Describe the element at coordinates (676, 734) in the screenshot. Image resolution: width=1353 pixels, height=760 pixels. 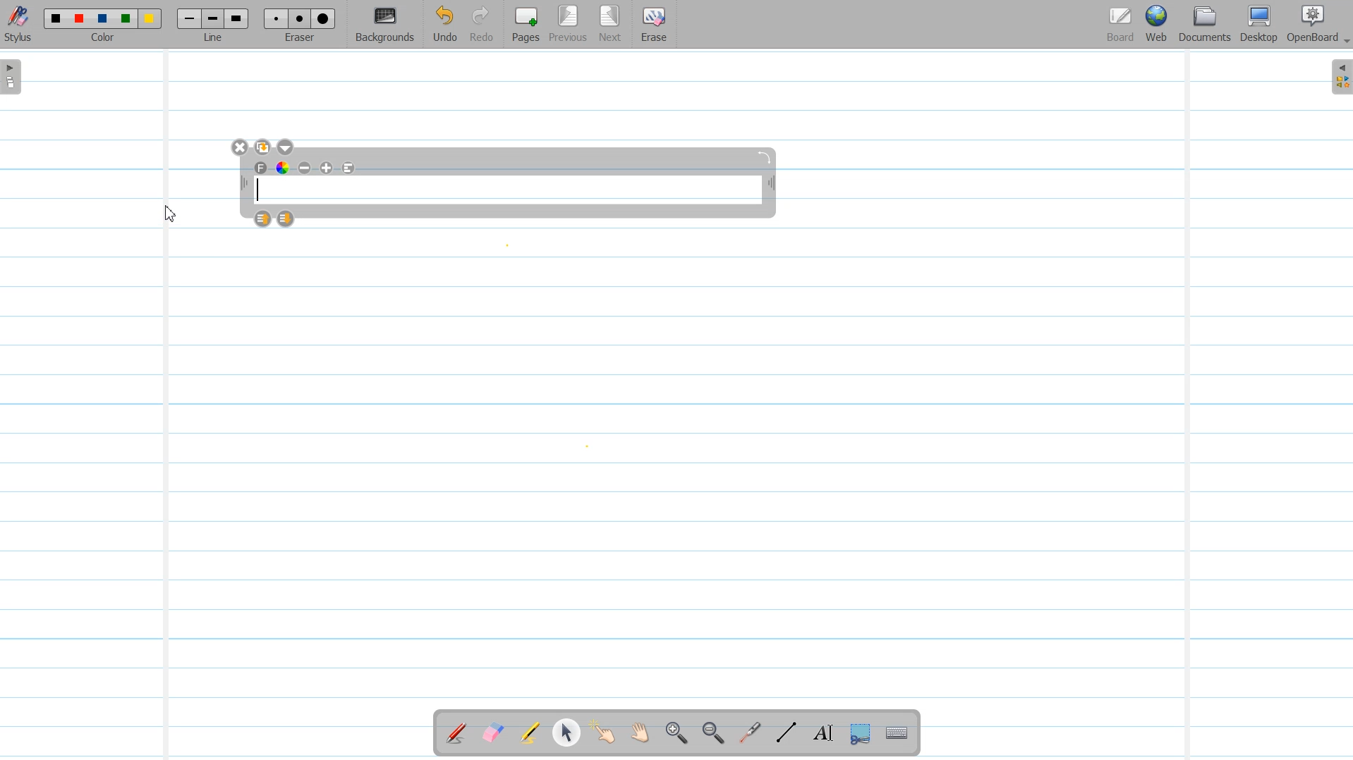
I see `Zoom In` at that location.